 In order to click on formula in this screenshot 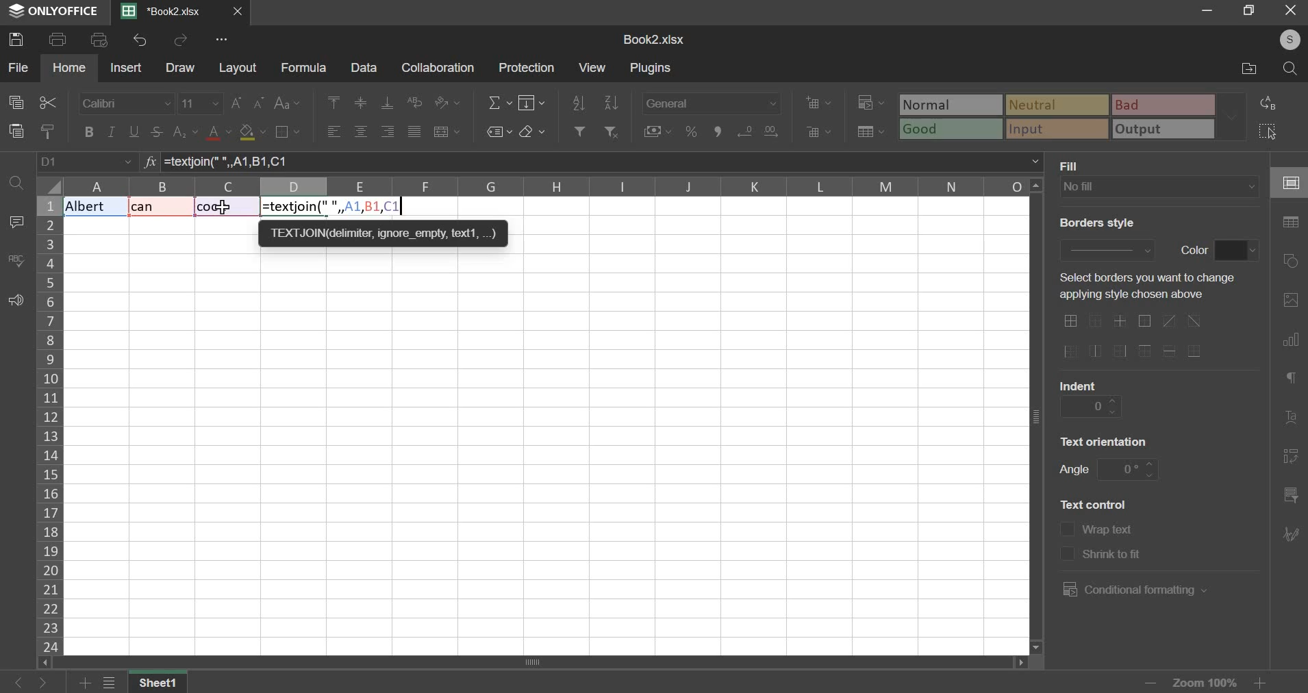, I will do `click(303, 68)`.